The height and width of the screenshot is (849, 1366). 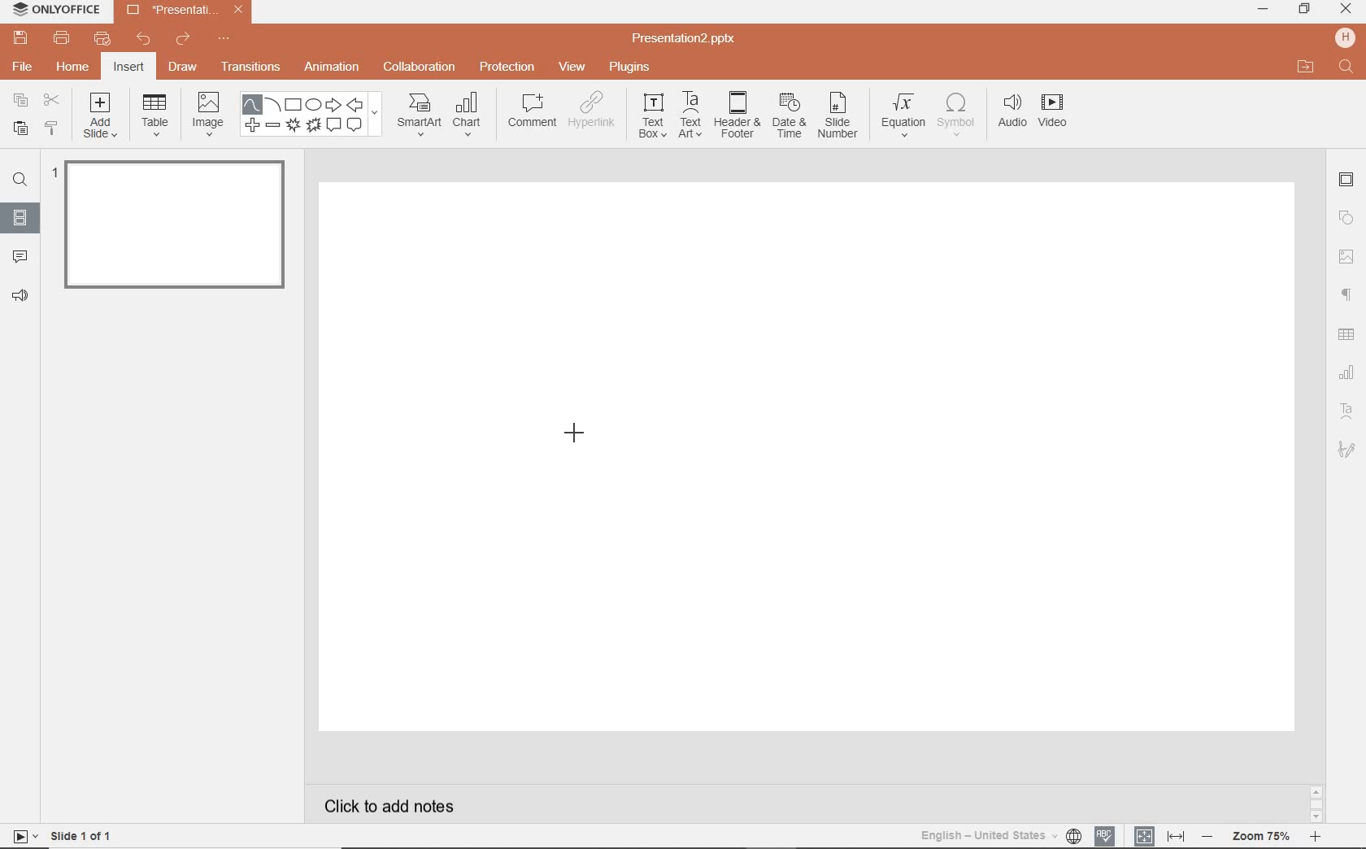 I want to click on FIT TO SLIDE / FIT TO WIDTH, so click(x=1159, y=834).